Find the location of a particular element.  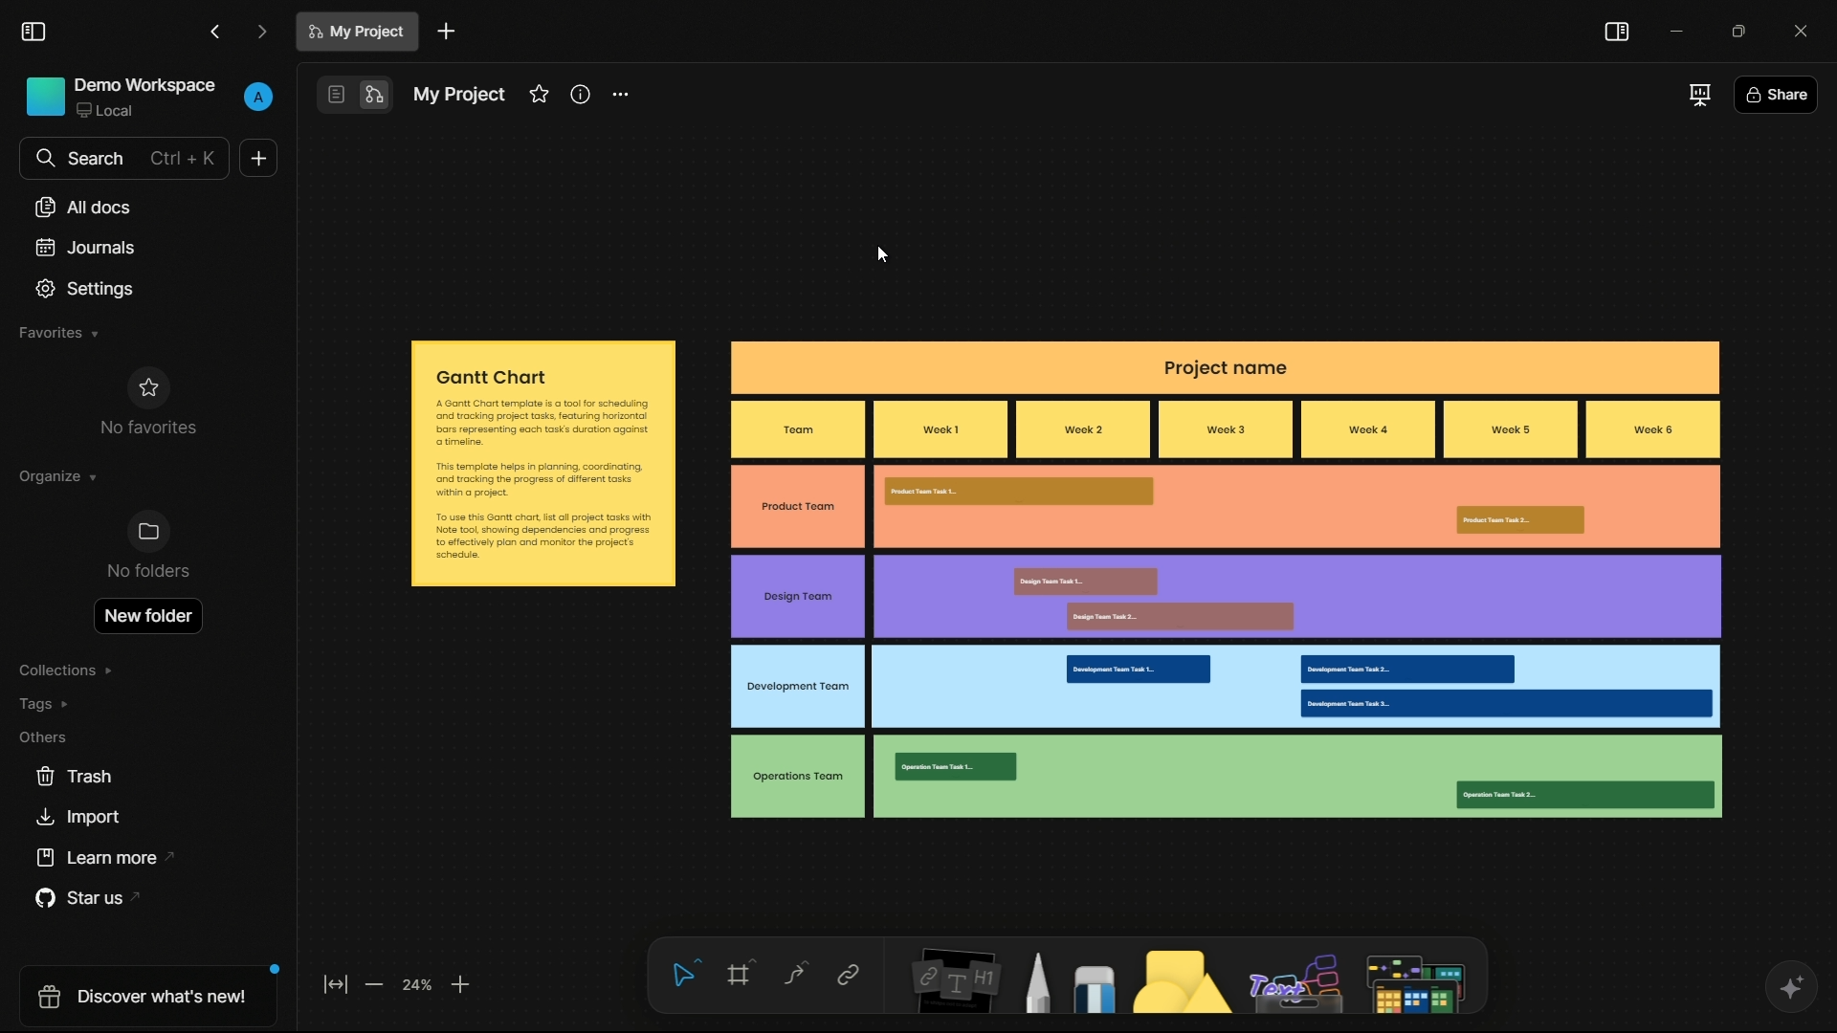

all documents is located at coordinates (82, 209).